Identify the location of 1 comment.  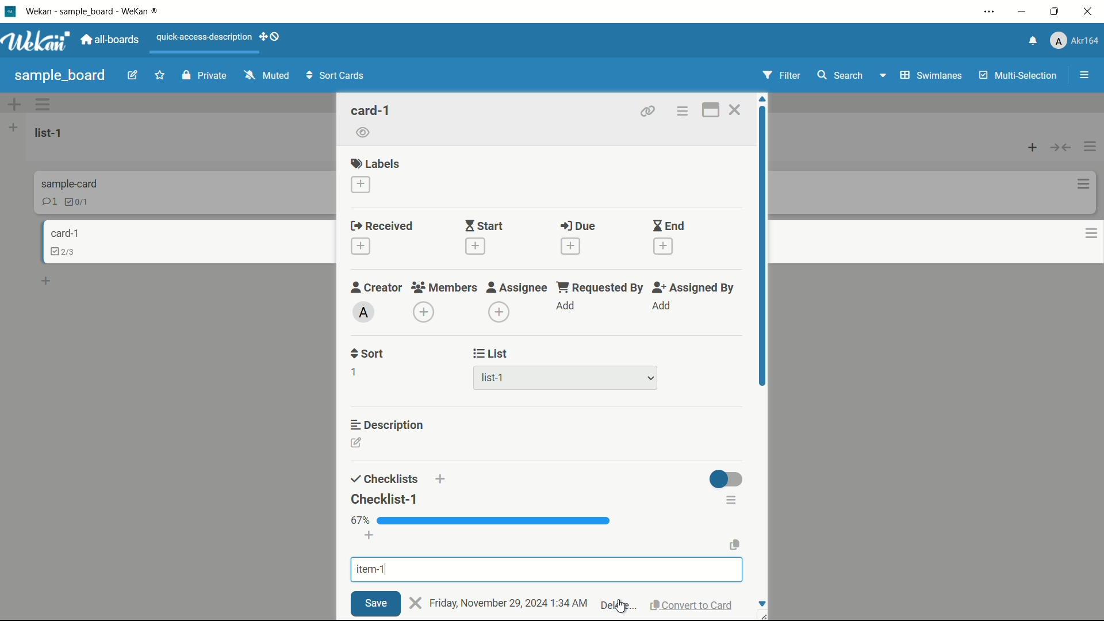
(49, 201).